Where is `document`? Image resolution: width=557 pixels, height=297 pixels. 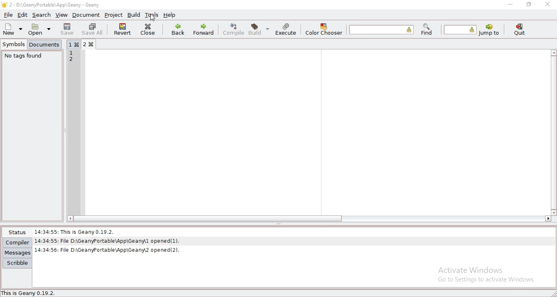
document is located at coordinates (86, 15).